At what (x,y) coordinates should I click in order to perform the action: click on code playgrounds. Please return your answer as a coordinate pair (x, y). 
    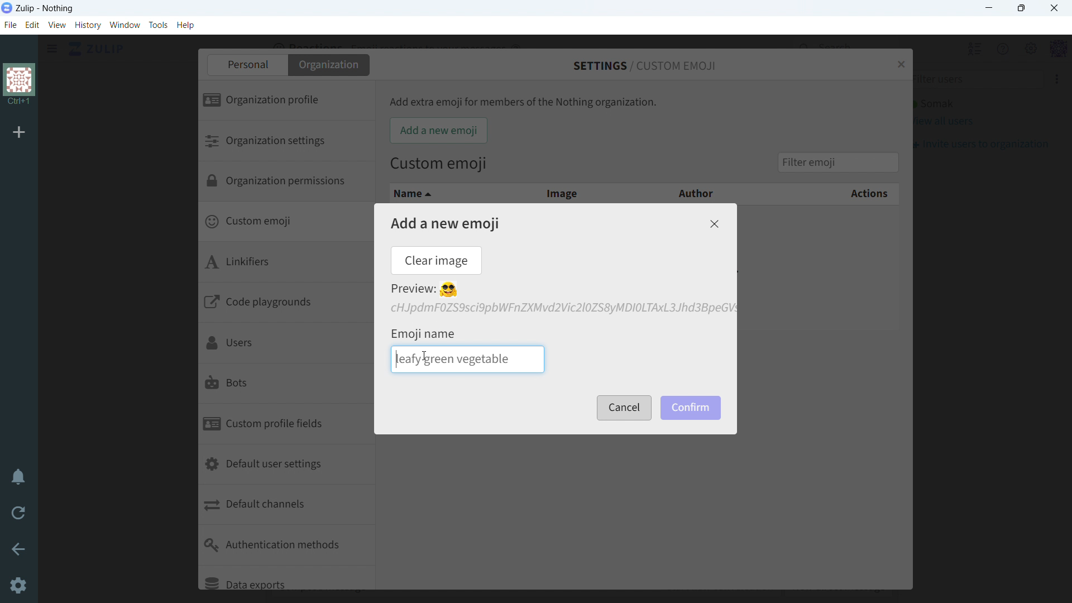
    Looking at the image, I should click on (286, 304).